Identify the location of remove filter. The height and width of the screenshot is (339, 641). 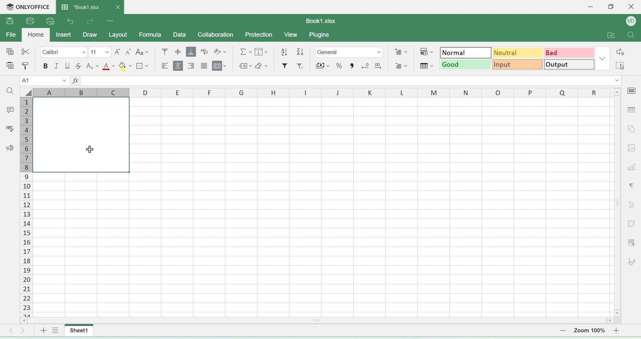
(301, 65).